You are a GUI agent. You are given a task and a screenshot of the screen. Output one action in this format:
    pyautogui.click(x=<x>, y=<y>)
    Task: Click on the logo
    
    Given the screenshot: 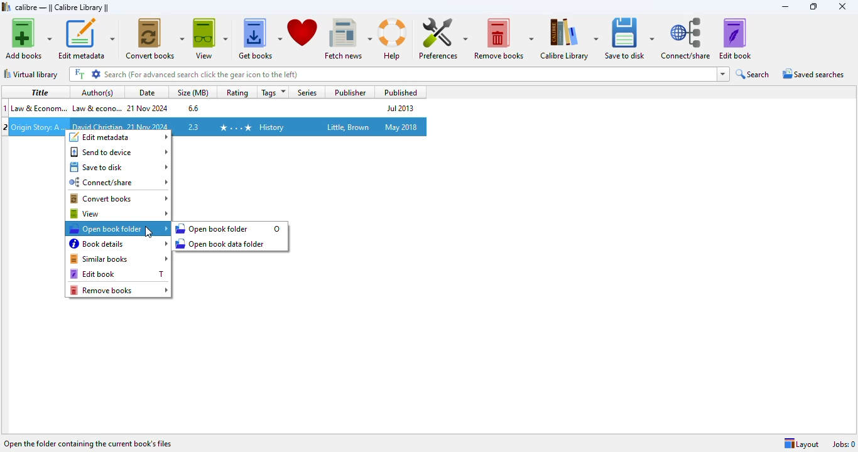 What is the action you would take?
    pyautogui.click(x=6, y=6)
    